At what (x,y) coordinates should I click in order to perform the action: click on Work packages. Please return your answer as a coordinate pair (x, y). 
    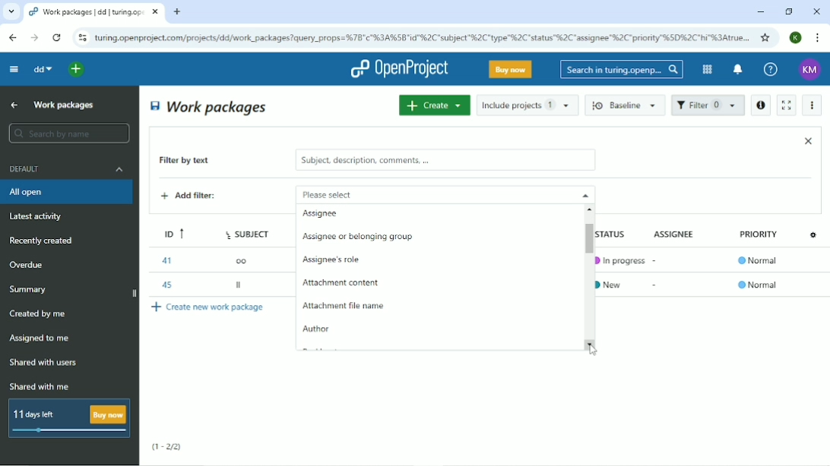
    Looking at the image, I should click on (210, 106).